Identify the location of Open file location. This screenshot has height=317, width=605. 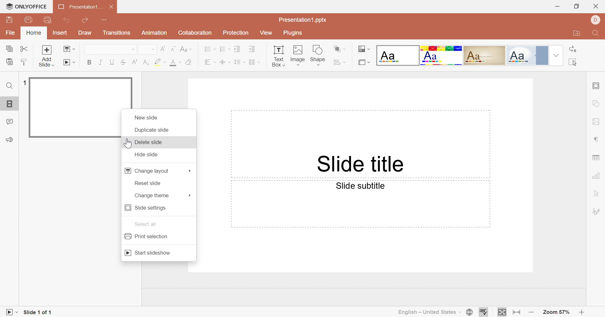
(574, 34).